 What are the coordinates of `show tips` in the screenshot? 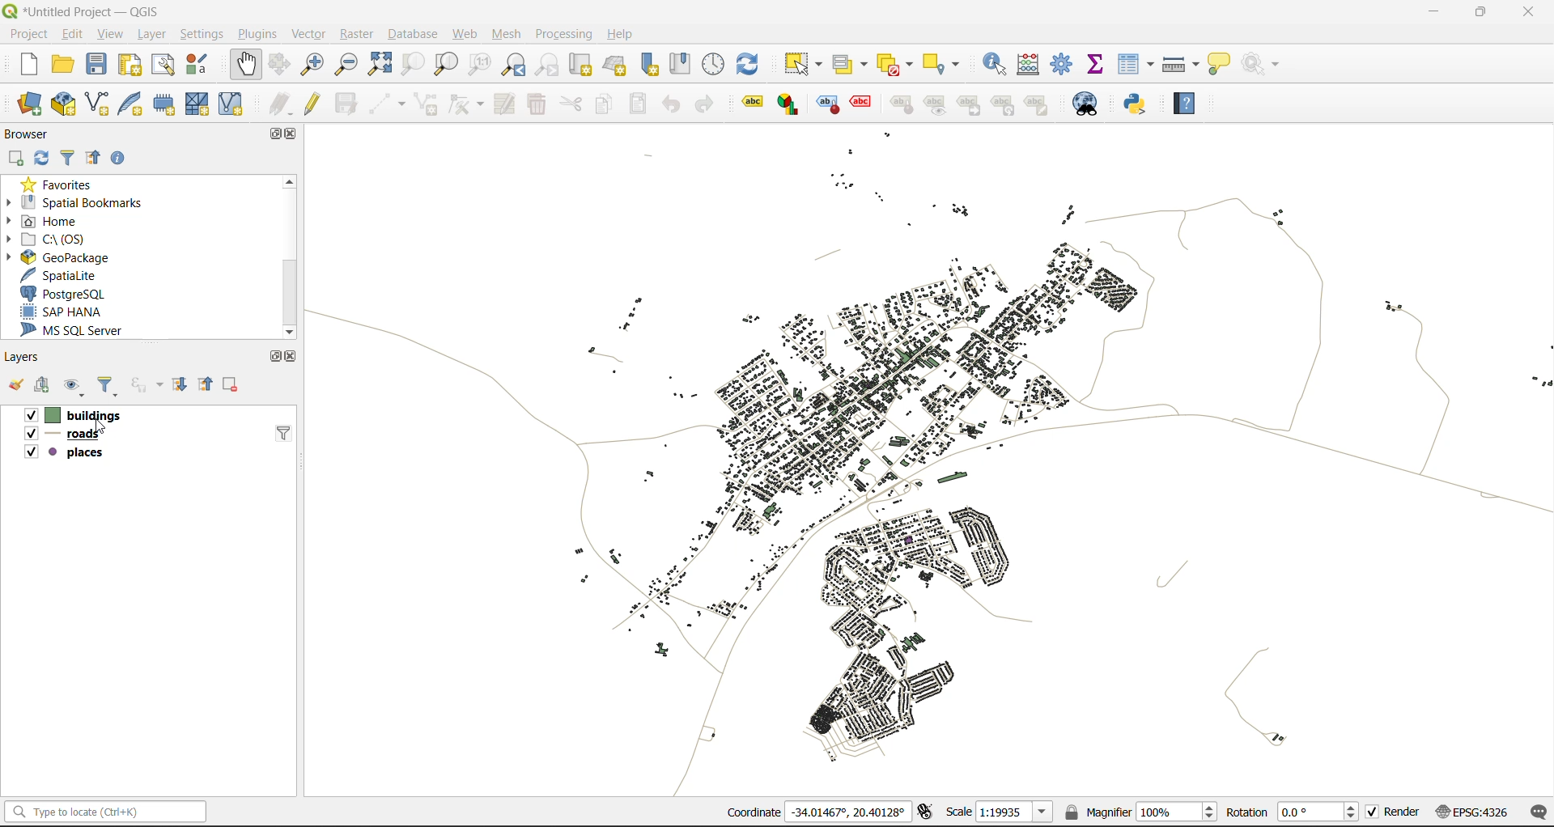 It's located at (1218, 66).